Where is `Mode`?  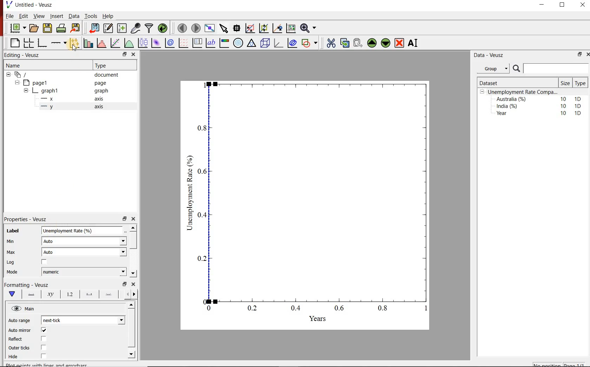
Mode is located at coordinates (17, 273).